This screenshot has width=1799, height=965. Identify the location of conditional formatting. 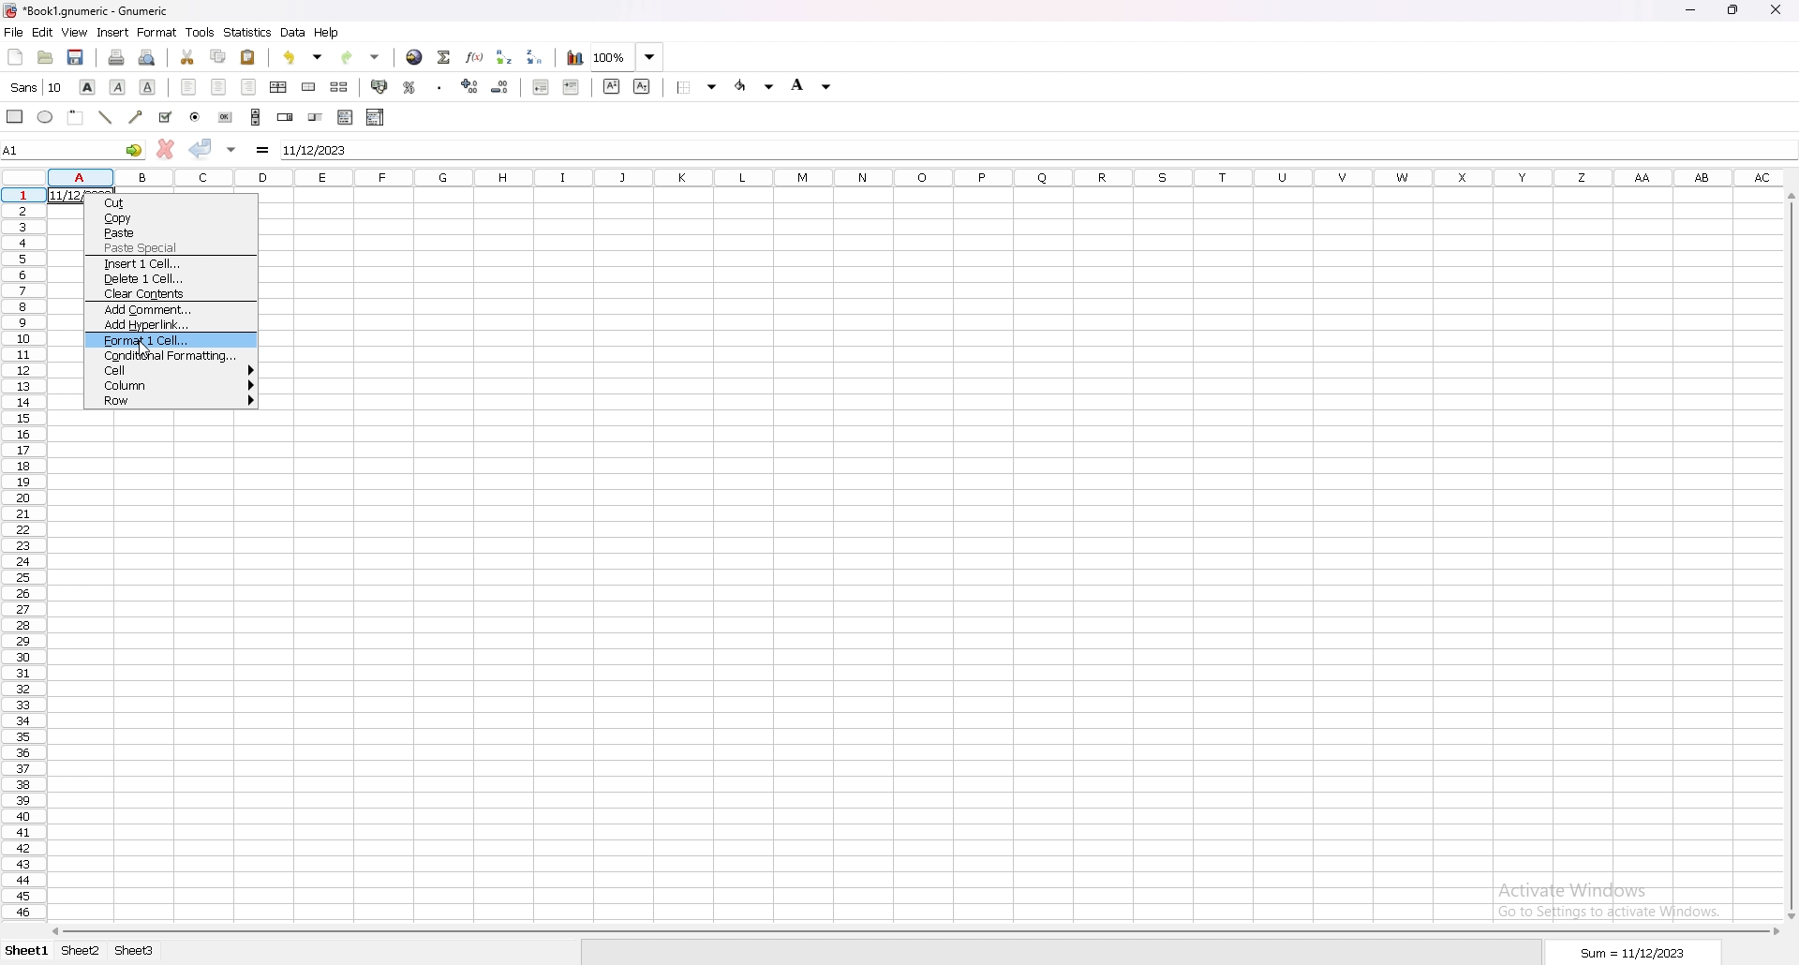
(171, 355).